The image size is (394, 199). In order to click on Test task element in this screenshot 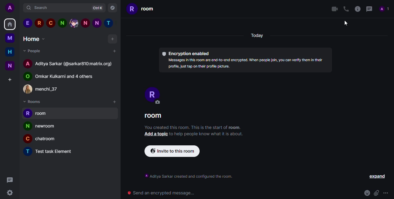, I will do `click(52, 152)`.